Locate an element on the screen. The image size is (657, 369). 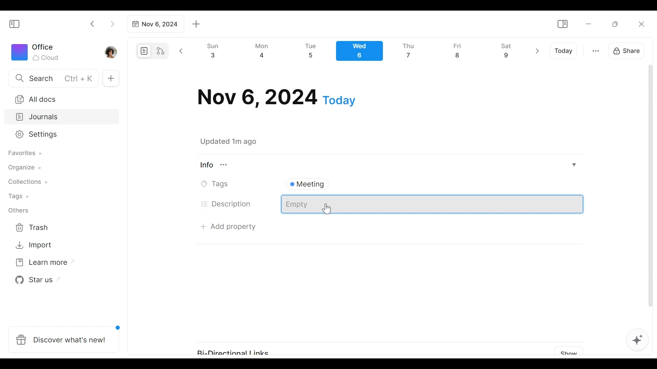
Add new tab is located at coordinates (196, 24).